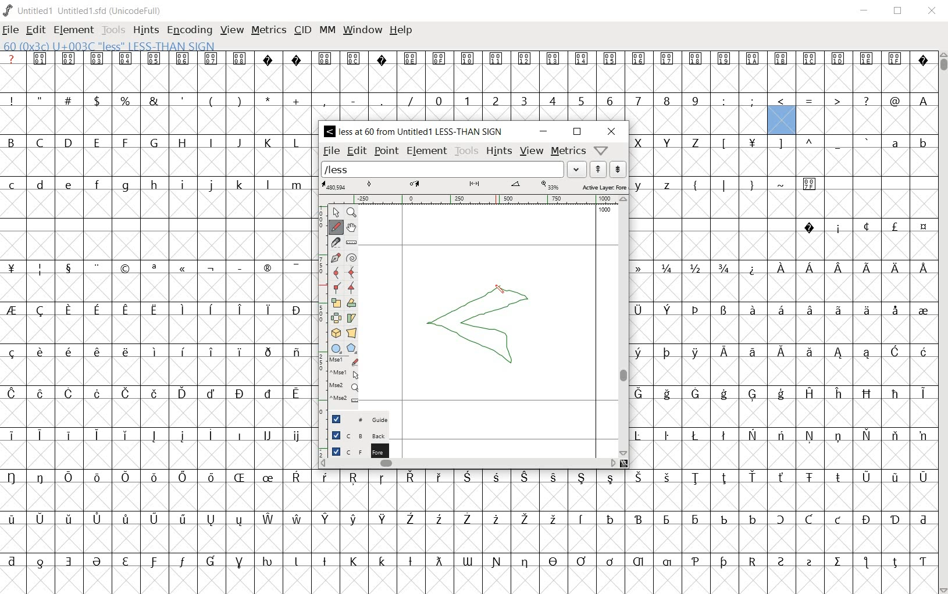 Image resolution: width=948 pixels, height=594 pixels. I want to click on special symbols, so click(467, 58).